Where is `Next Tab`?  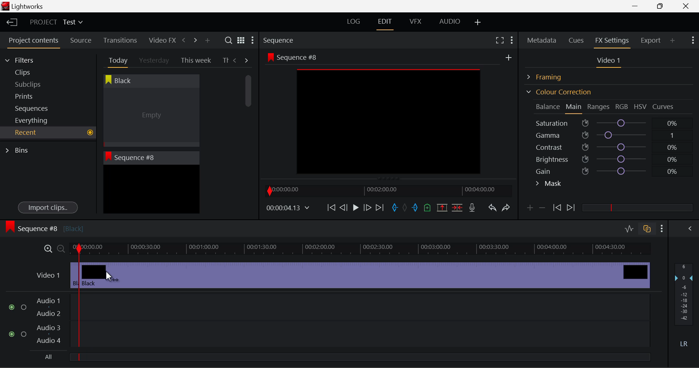 Next Tab is located at coordinates (247, 60).